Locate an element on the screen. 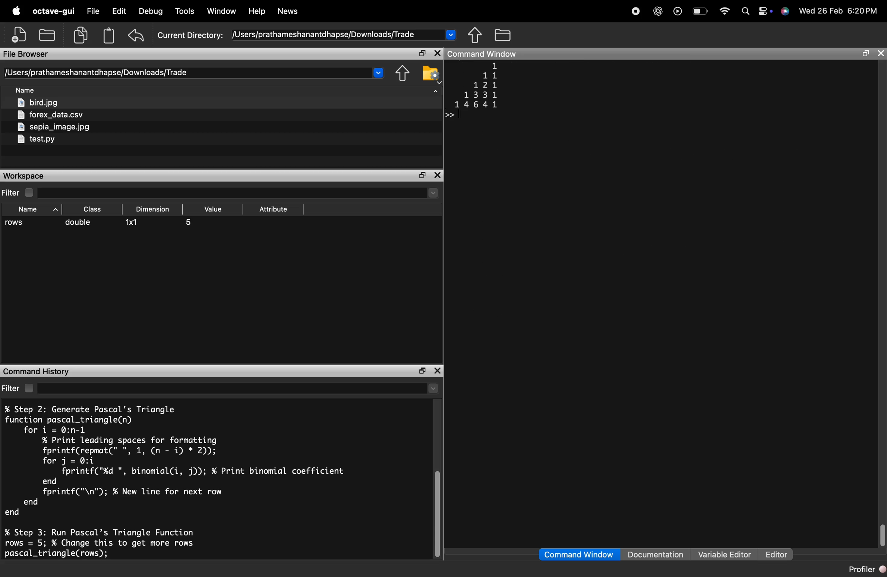 The height and width of the screenshot is (577, 887). Editor is located at coordinates (777, 555).